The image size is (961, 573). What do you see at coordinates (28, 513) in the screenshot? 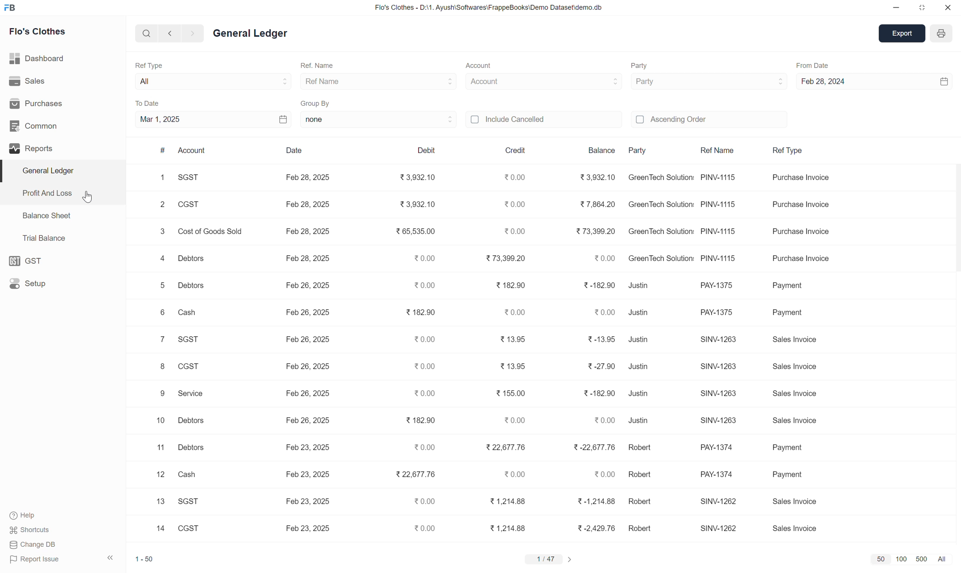
I see `? Help` at bounding box center [28, 513].